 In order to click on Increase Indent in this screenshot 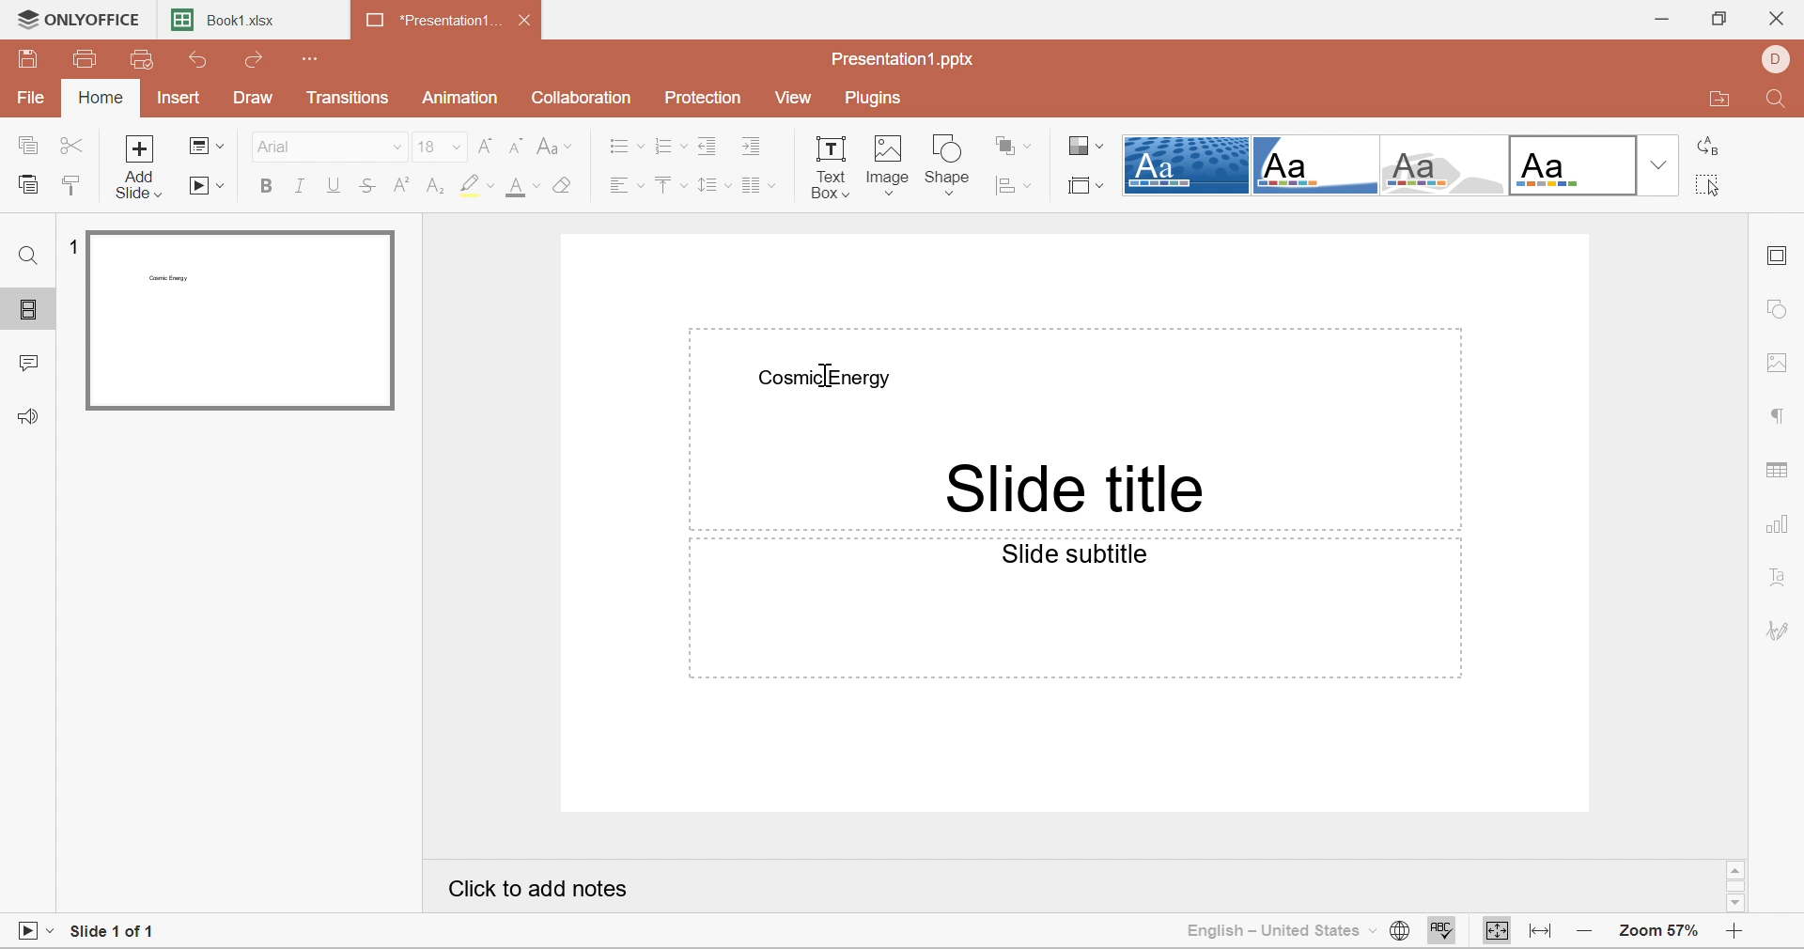, I will do `click(754, 146)`.